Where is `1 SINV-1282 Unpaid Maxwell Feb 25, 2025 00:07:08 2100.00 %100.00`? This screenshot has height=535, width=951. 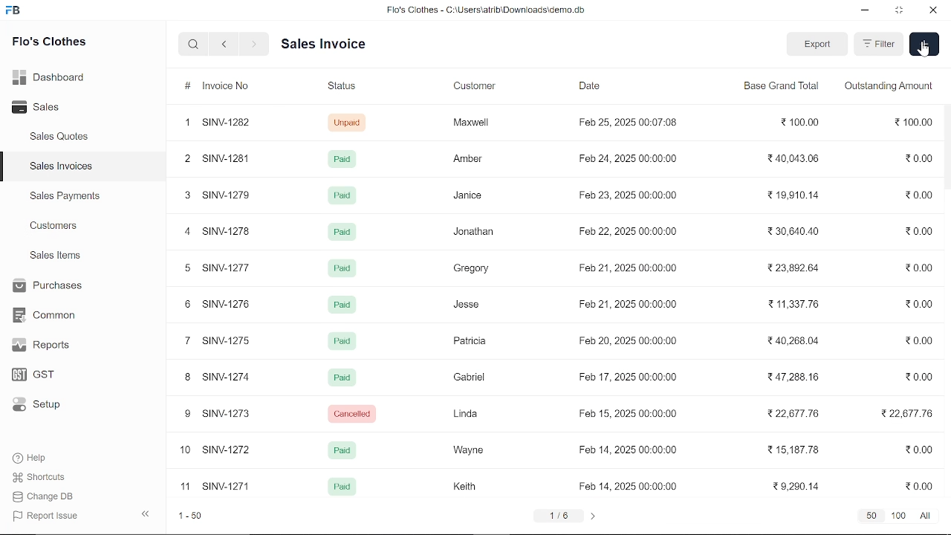
1 SINV-1282 Unpaid Maxwell Feb 25, 2025 00:07:08 2100.00 %100.00 is located at coordinates (556, 124).